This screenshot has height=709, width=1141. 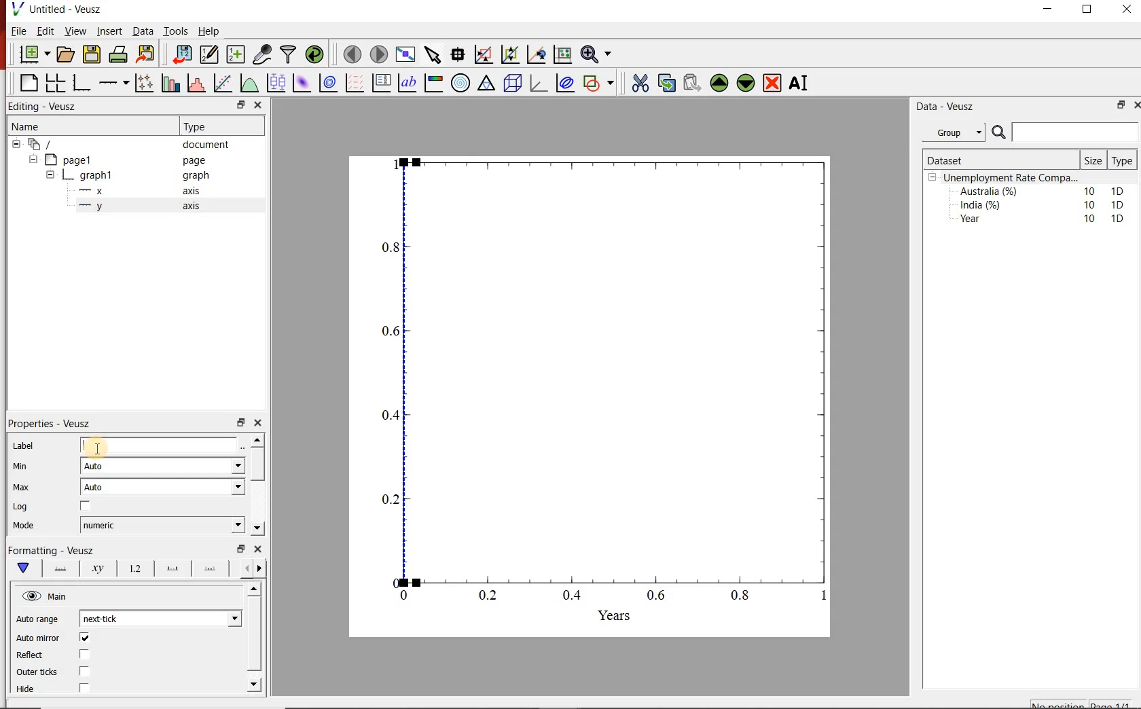 What do you see at coordinates (1051, 12) in the screenshot?
I see `minimise` at bounding box center [1051, 12].